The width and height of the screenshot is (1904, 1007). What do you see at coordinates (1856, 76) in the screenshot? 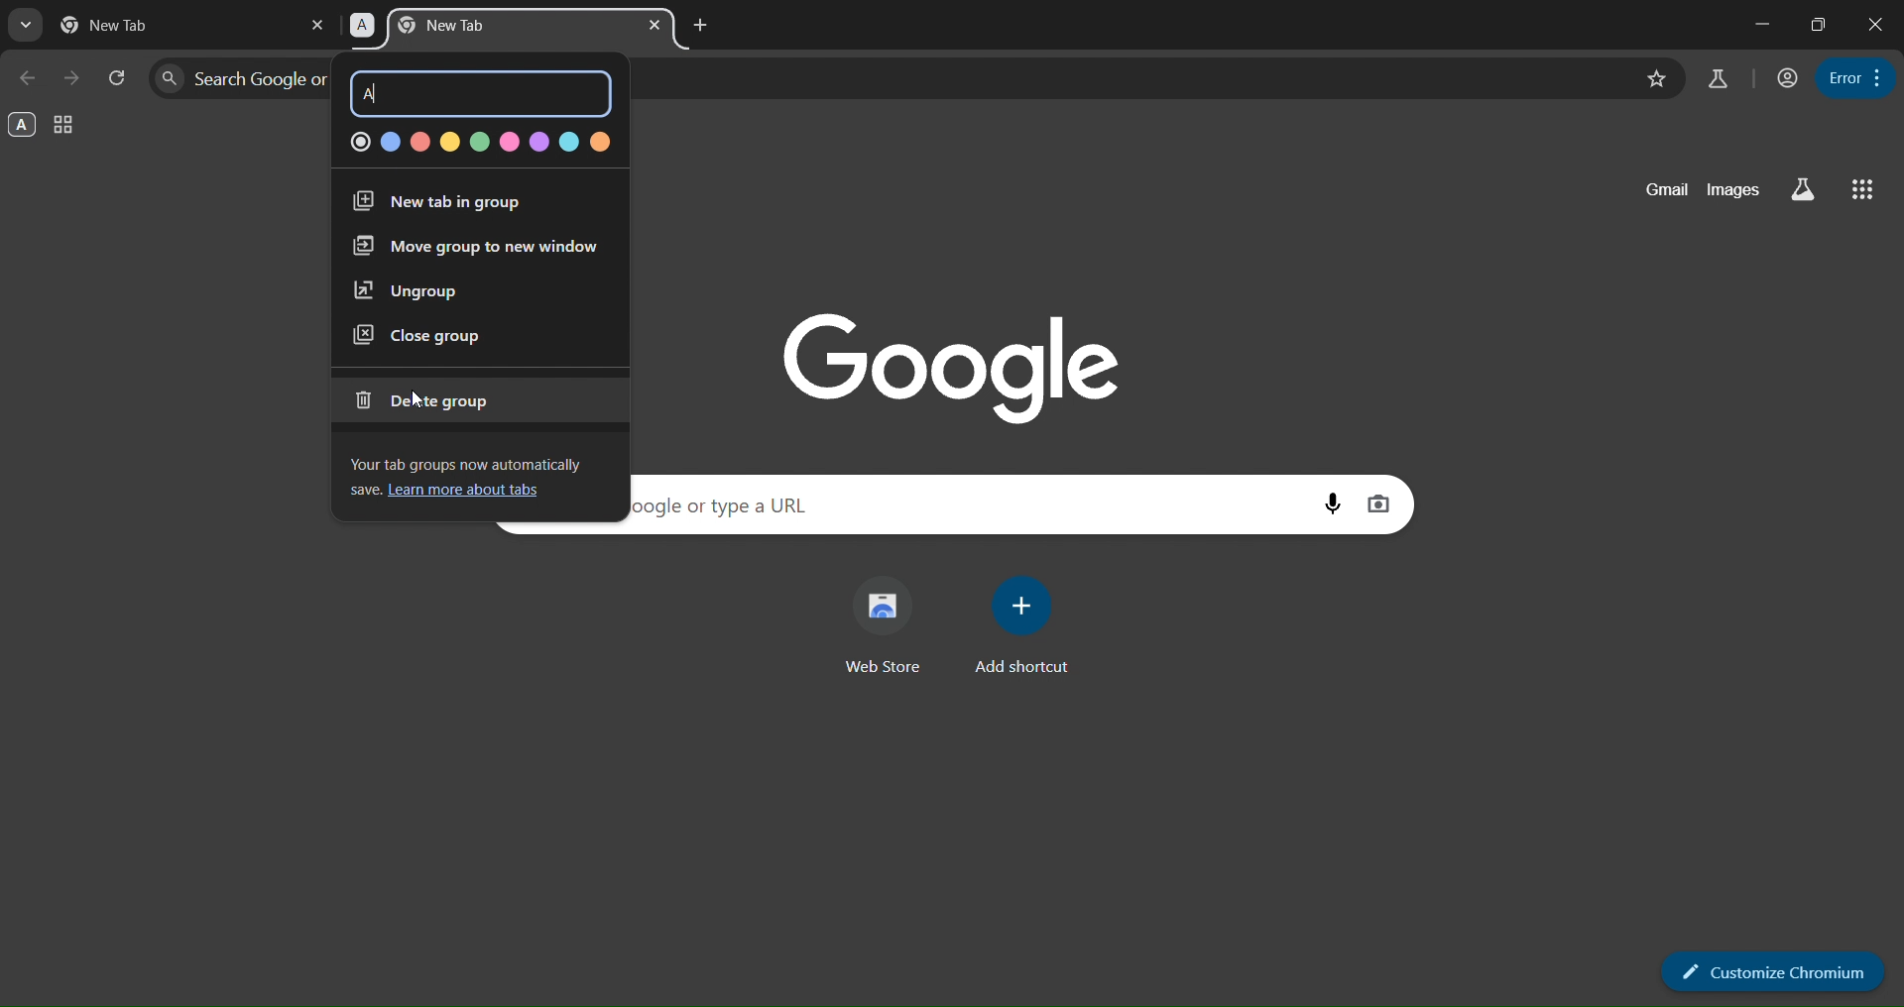
I see `menu` at bounding box center [1856, 76].